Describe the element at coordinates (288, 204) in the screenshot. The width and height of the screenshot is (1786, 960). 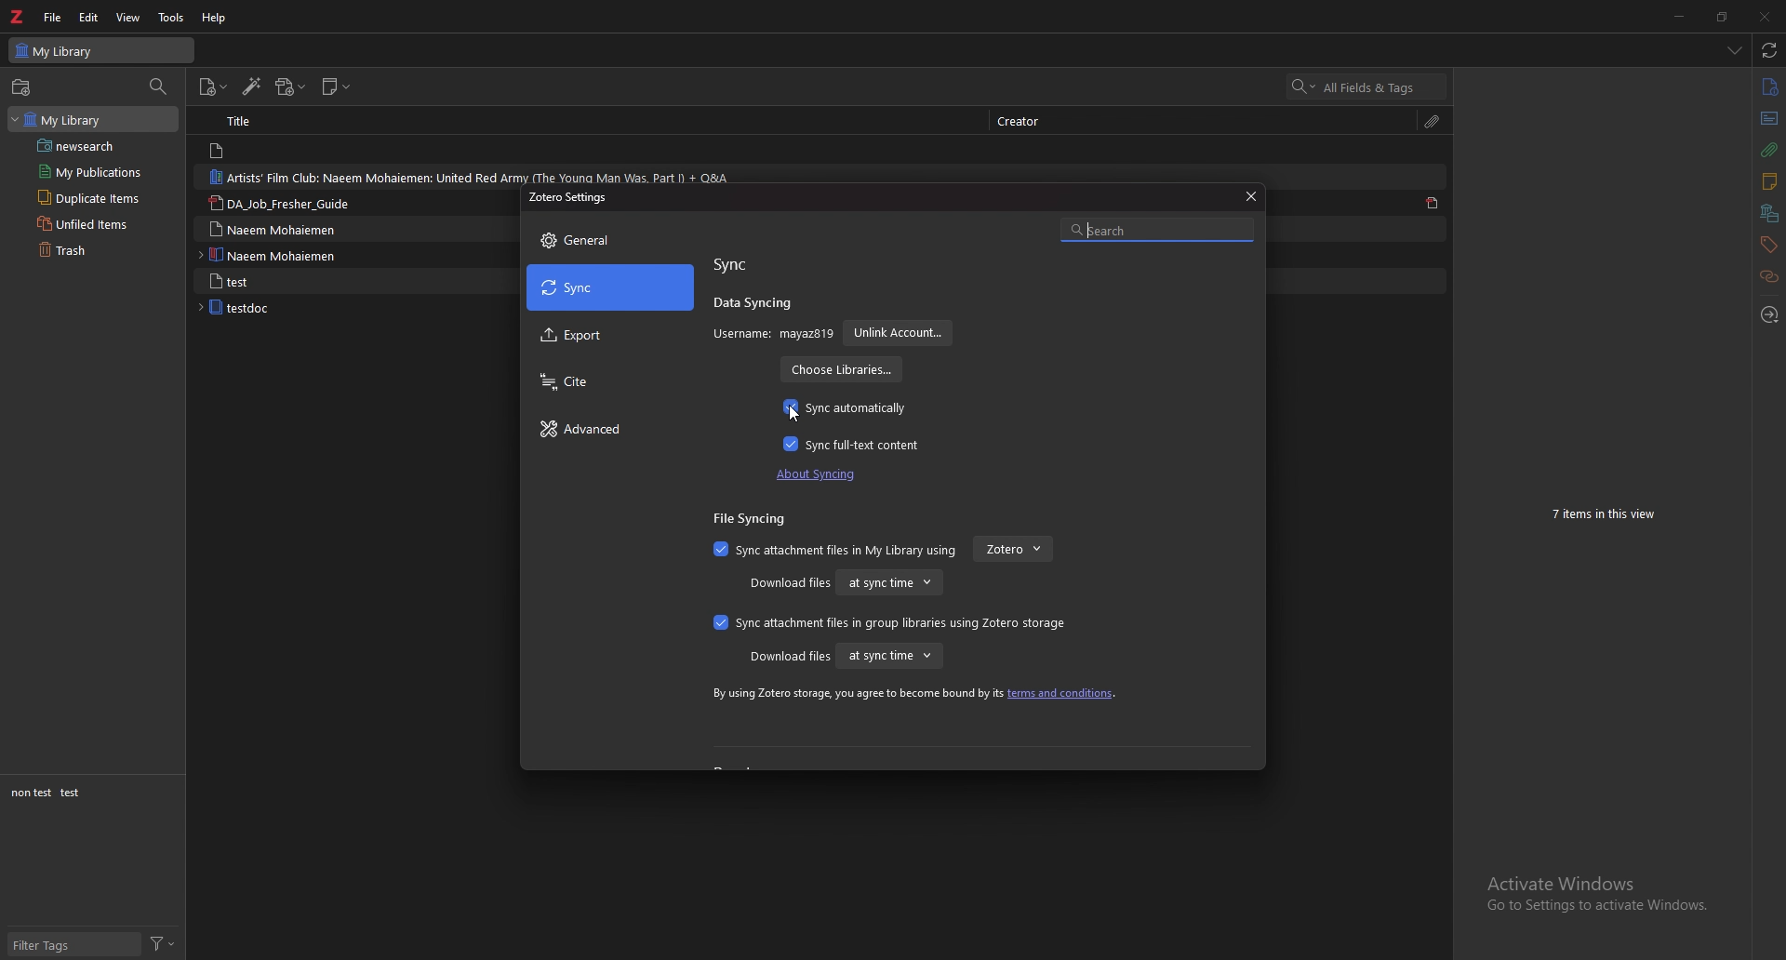
I see `DA_Job_Fresher_Guide` at that location.